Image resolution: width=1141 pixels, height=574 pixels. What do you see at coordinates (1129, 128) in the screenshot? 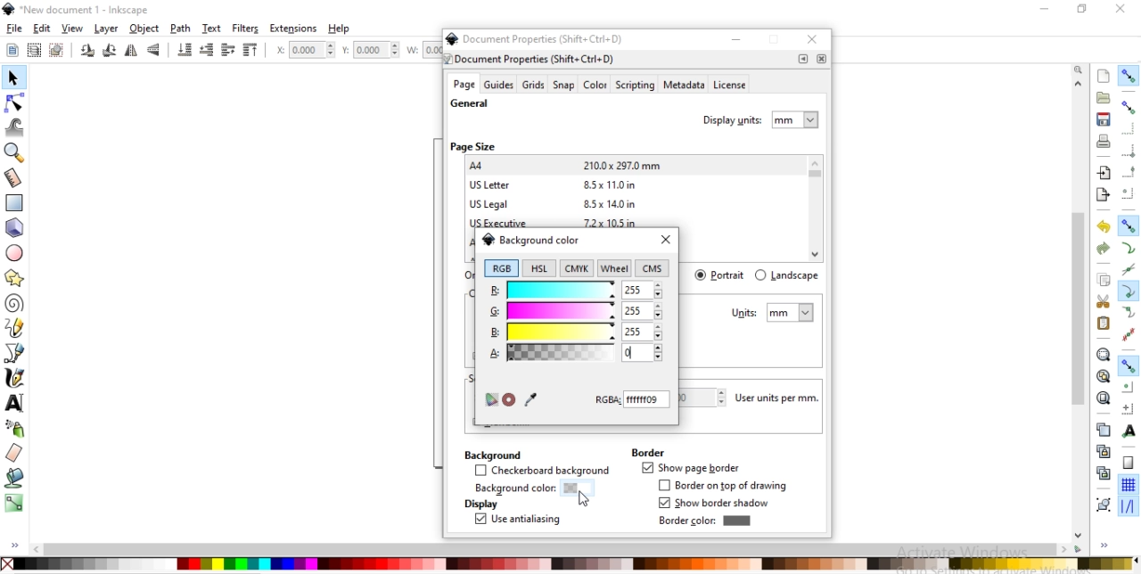
I see `snap to edges of bounding box` at bounding box center [1129, 128].